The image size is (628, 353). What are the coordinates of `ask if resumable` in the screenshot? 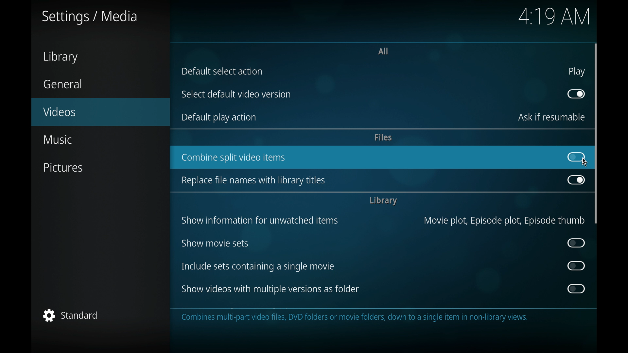 It's located at (552, 117).